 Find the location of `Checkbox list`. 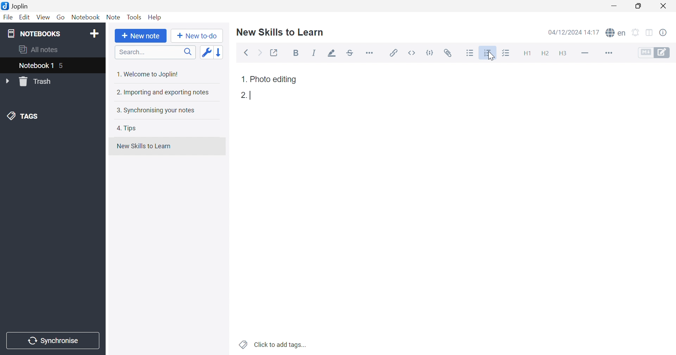

Checkbox list is located at coordinates (505, 54).